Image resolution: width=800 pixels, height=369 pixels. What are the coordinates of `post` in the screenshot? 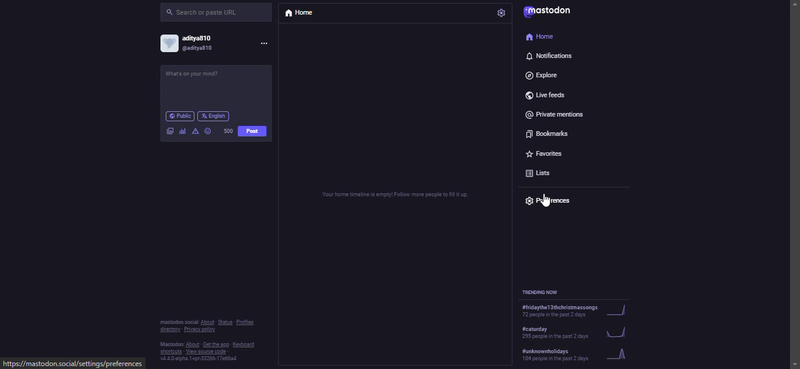 It's located at (194, 76).